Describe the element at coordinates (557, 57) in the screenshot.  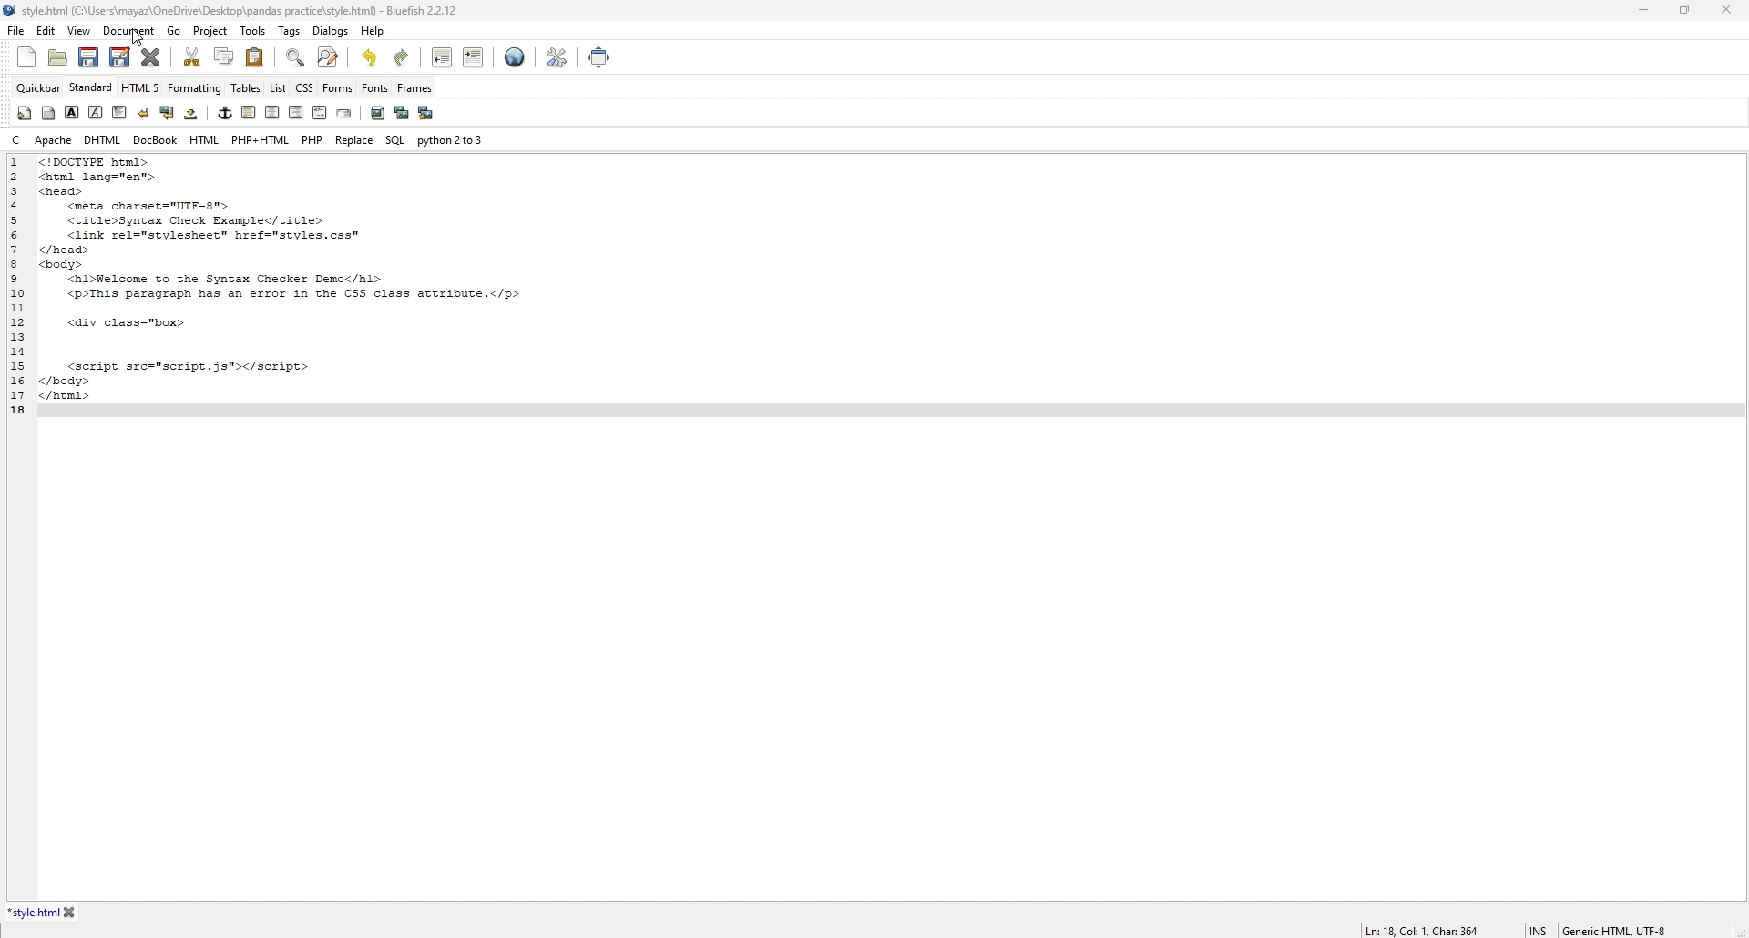
I see `edit preference` at that location.